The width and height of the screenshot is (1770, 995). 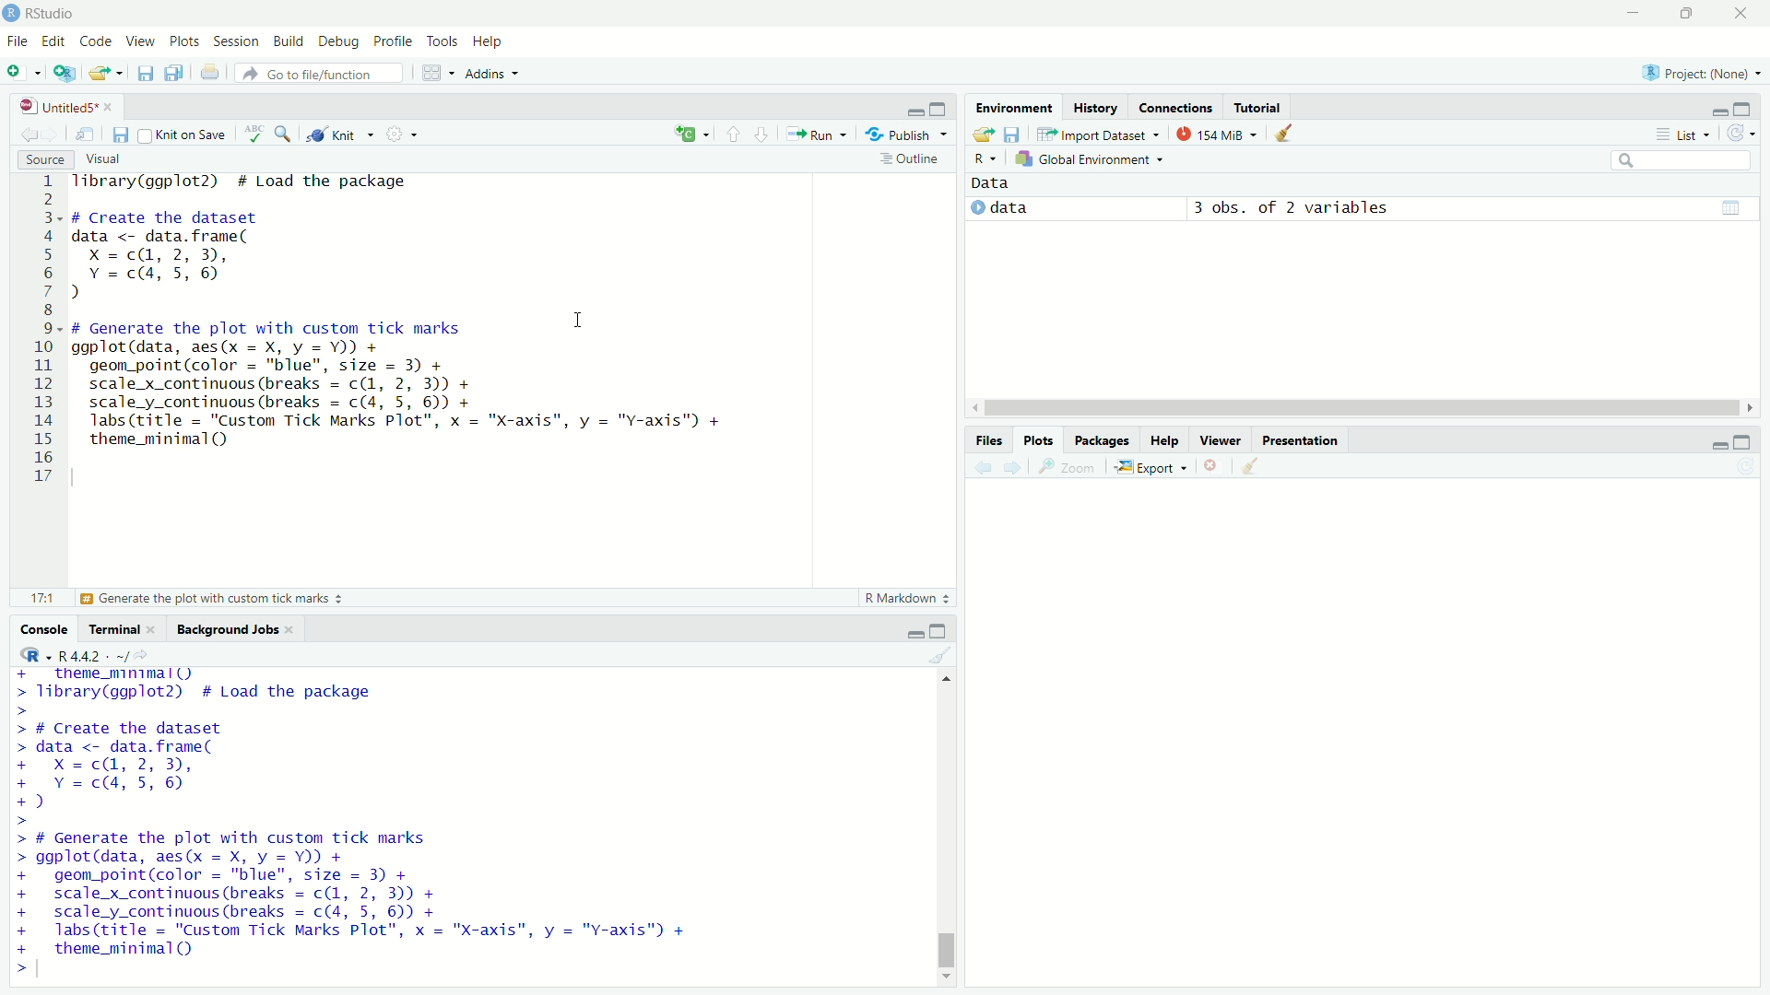 I want to click on connections, so click(x=1174, y=107).